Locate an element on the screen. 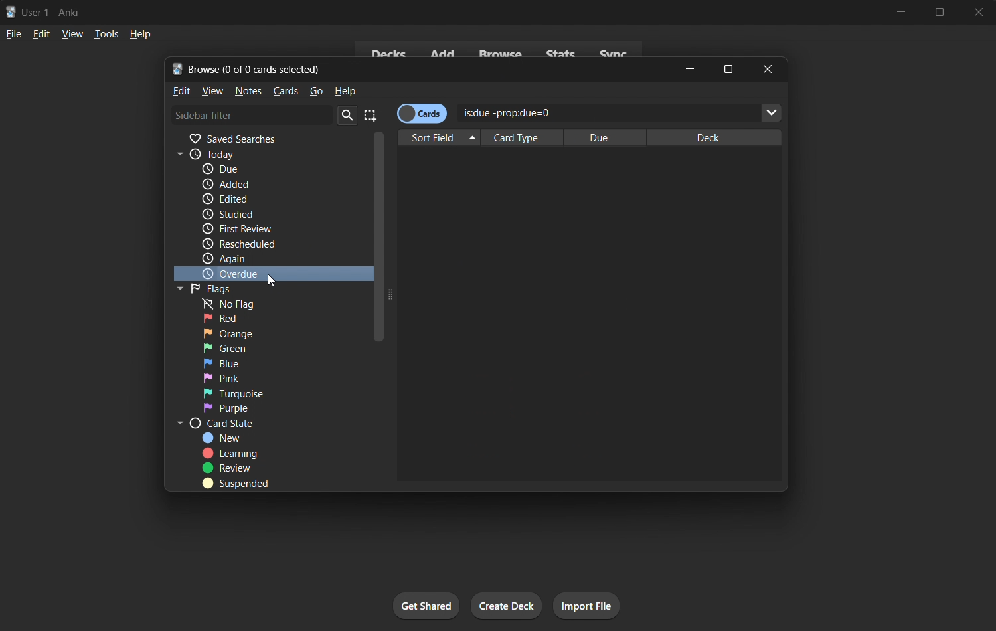 This screenshot has height=631, width=996. close  is located at coordinates (976, 11).